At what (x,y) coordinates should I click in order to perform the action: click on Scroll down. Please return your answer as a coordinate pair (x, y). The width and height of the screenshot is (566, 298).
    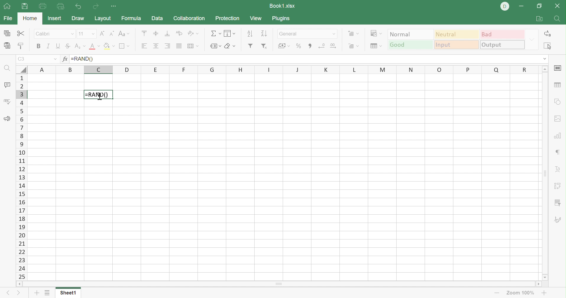
    Looking at the image, I should click on (546, 278).